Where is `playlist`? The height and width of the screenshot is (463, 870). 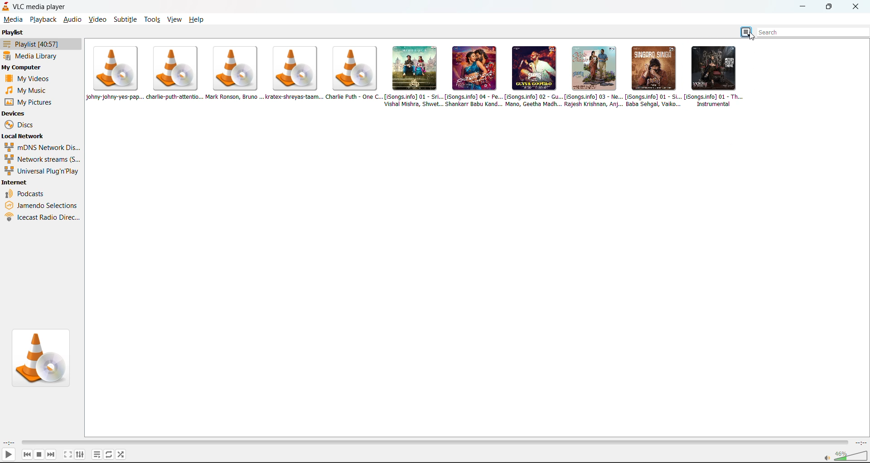 playlist is located at coordinates (97, 453).